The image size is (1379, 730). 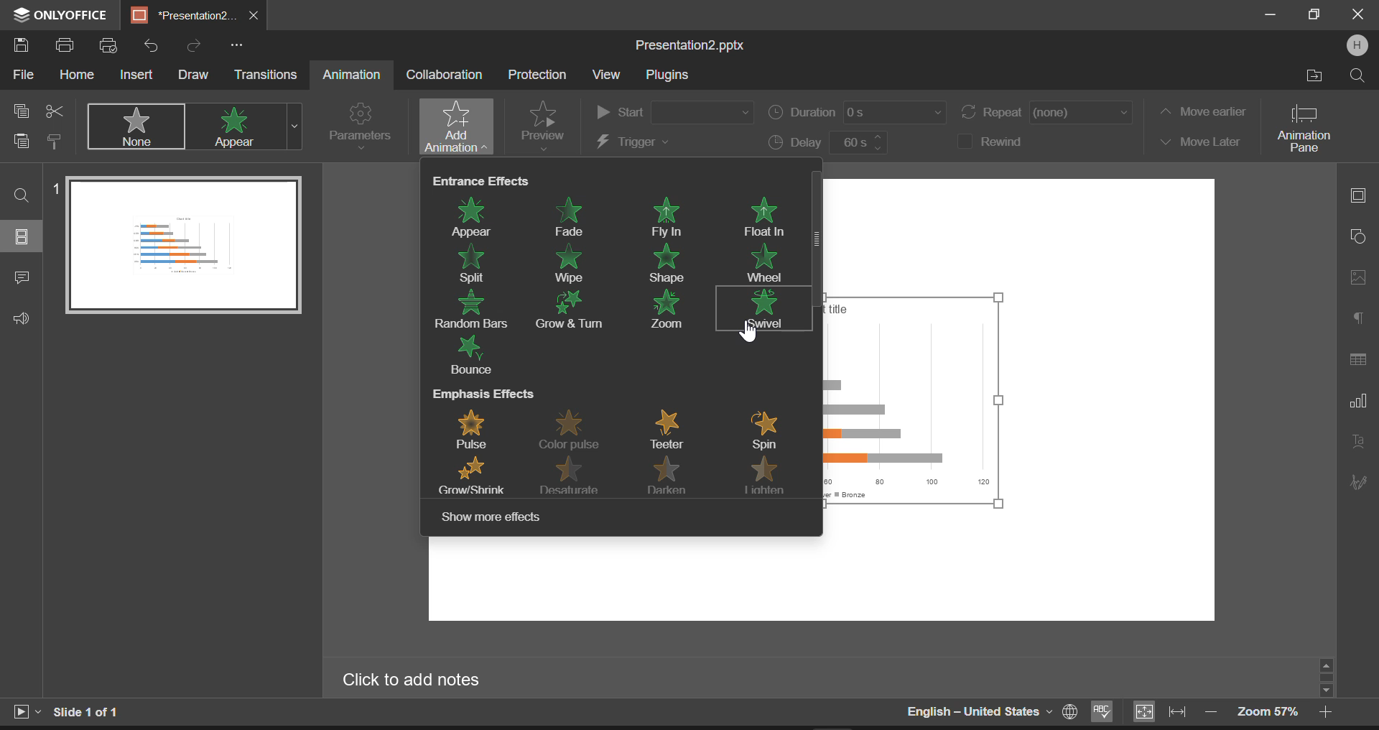 I want to click on Draw, so click(x=194, y=74).